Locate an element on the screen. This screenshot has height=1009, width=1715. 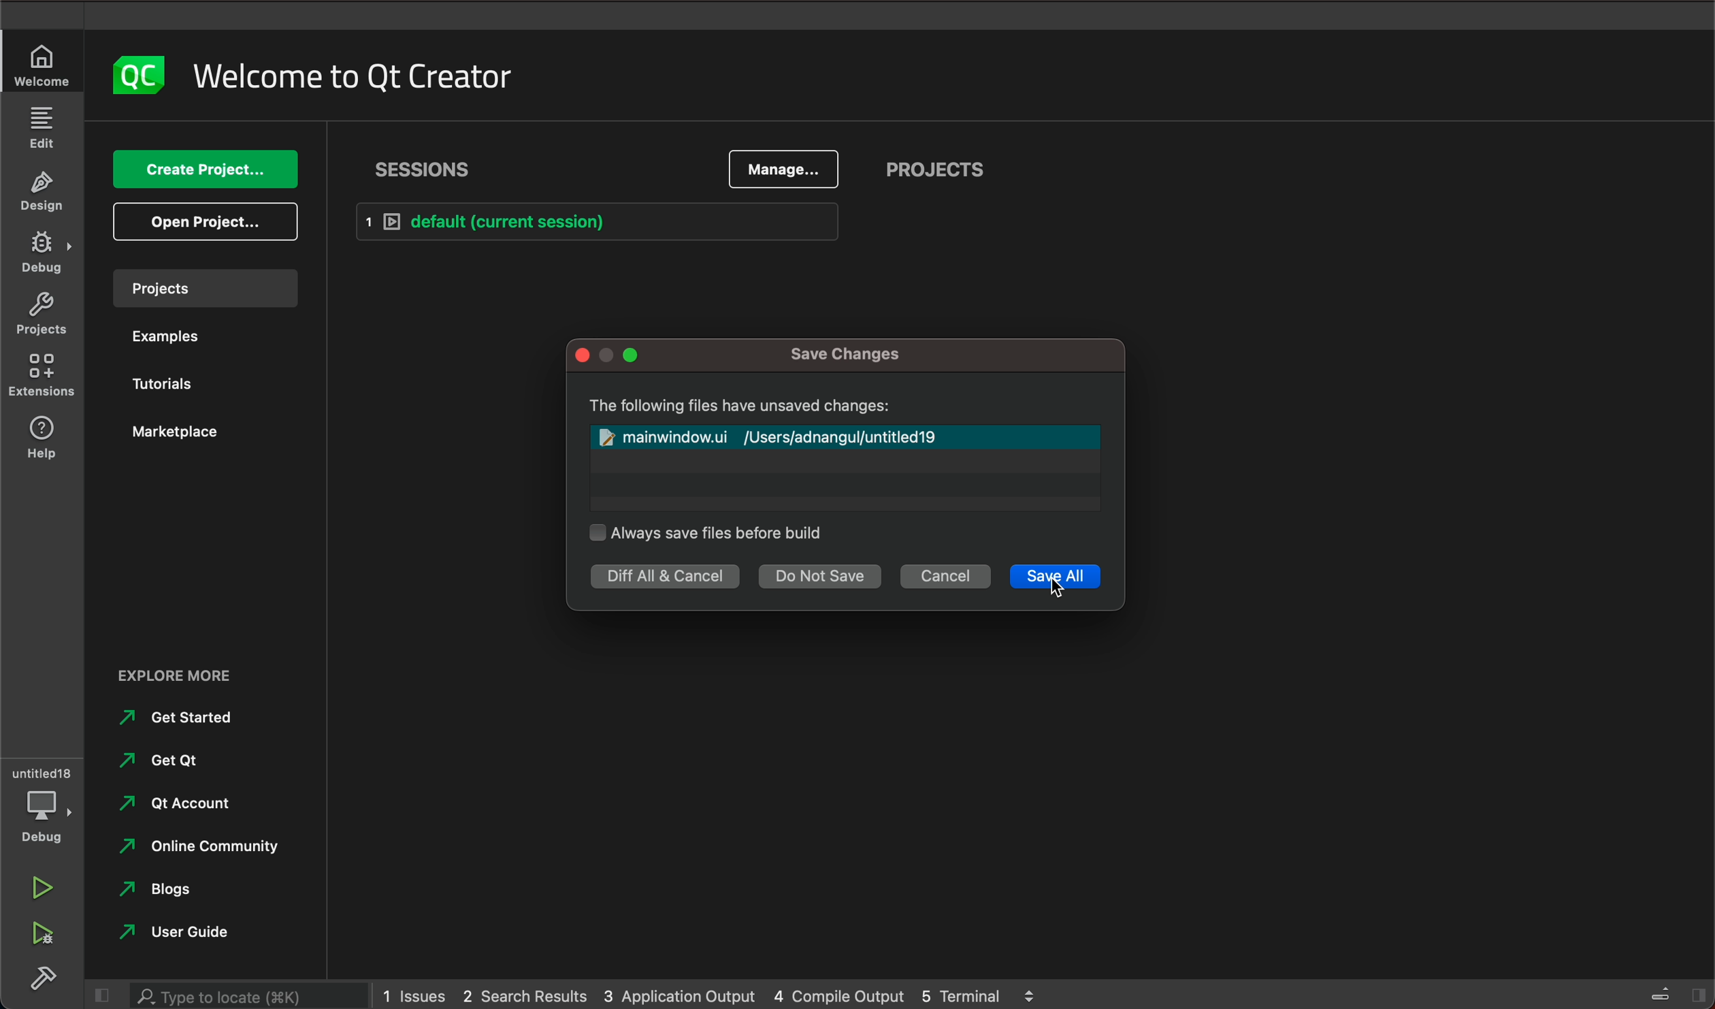
3 application output is located at coordinates (682, 992).